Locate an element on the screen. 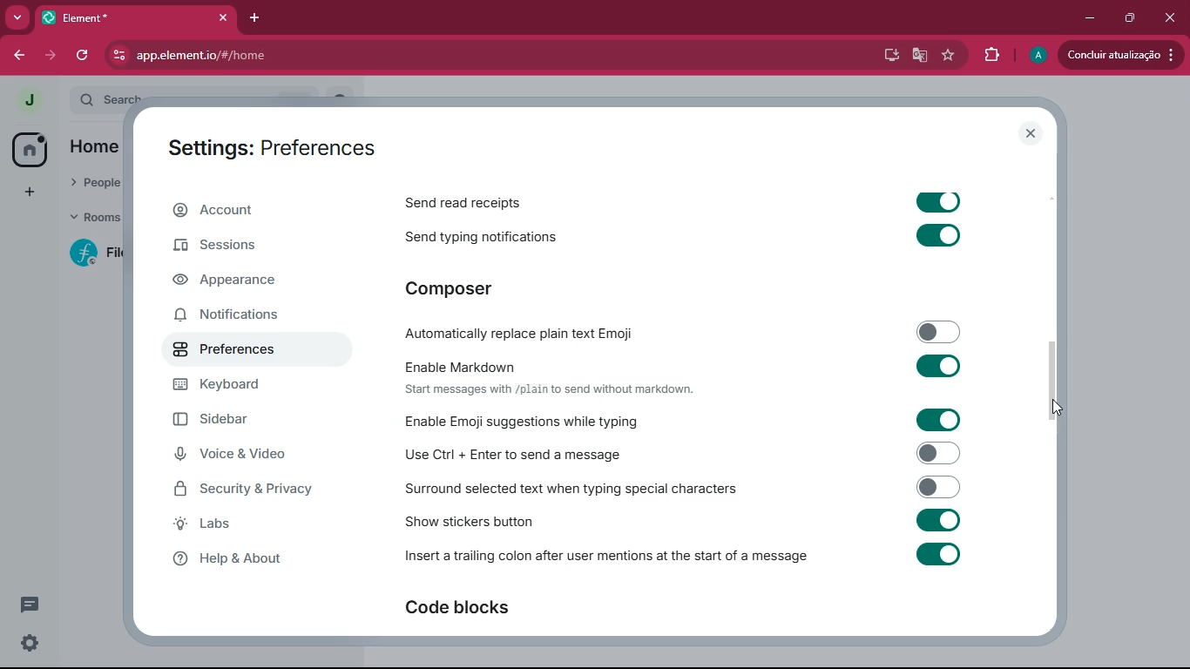 The width and height of the screenshot is (1190, 669). app.element.io/#/home is located at coordinates (357, 56).